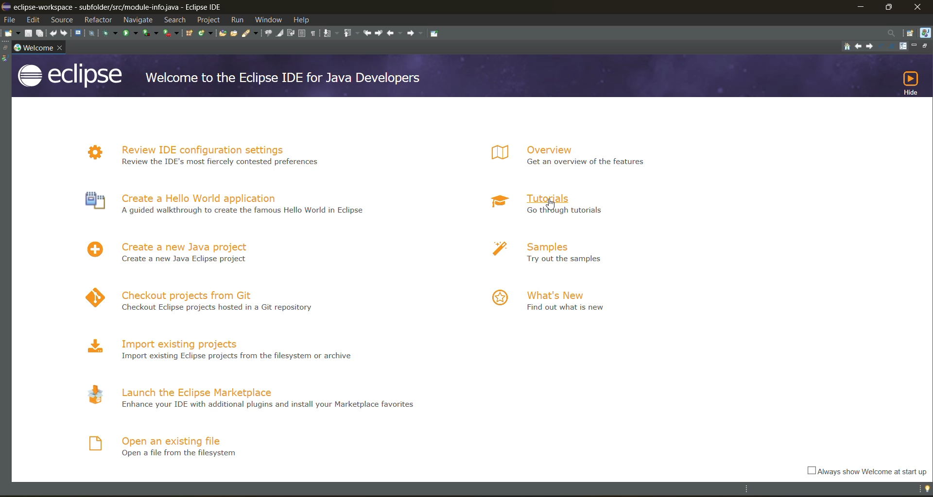  What do you see at coordinates (59, 46) in the screenshot?
I see `close` at bounding box center [59, 46].